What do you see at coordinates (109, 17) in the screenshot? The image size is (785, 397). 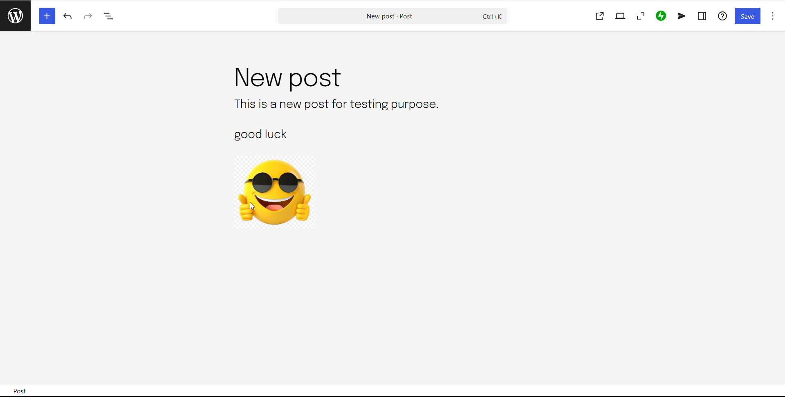 I see `document overview` at bounding box center [109, 17].